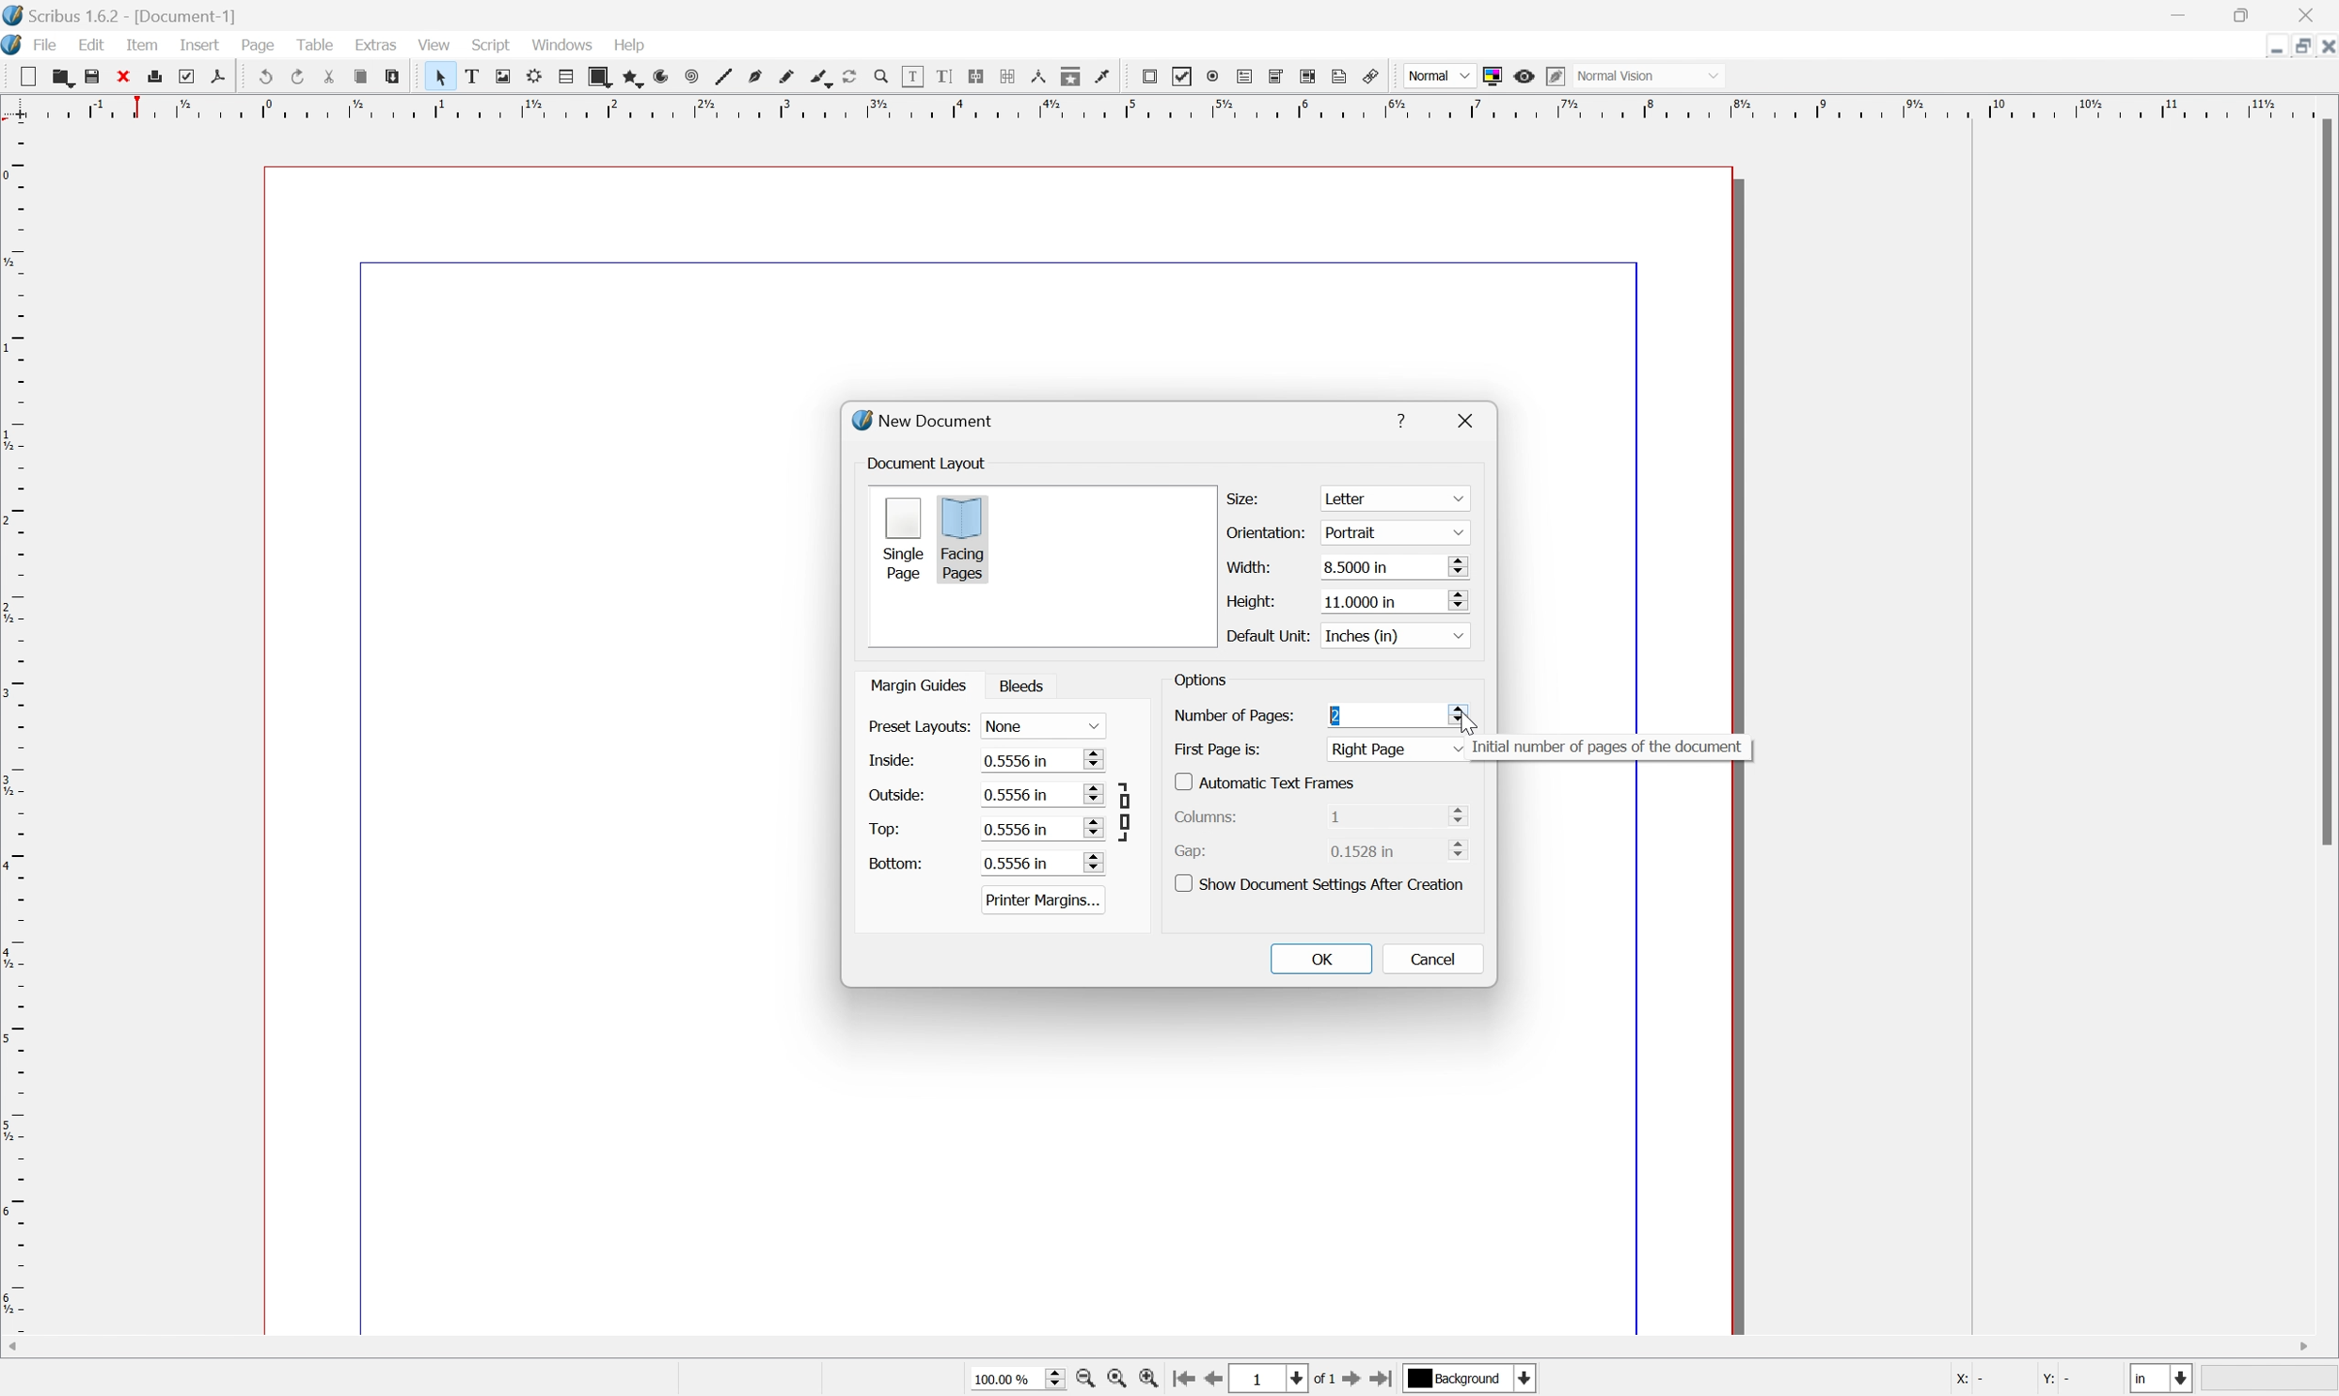 This screenshot has height=1396, width=2339. I want to click on Minimize, so click(2260, 45).